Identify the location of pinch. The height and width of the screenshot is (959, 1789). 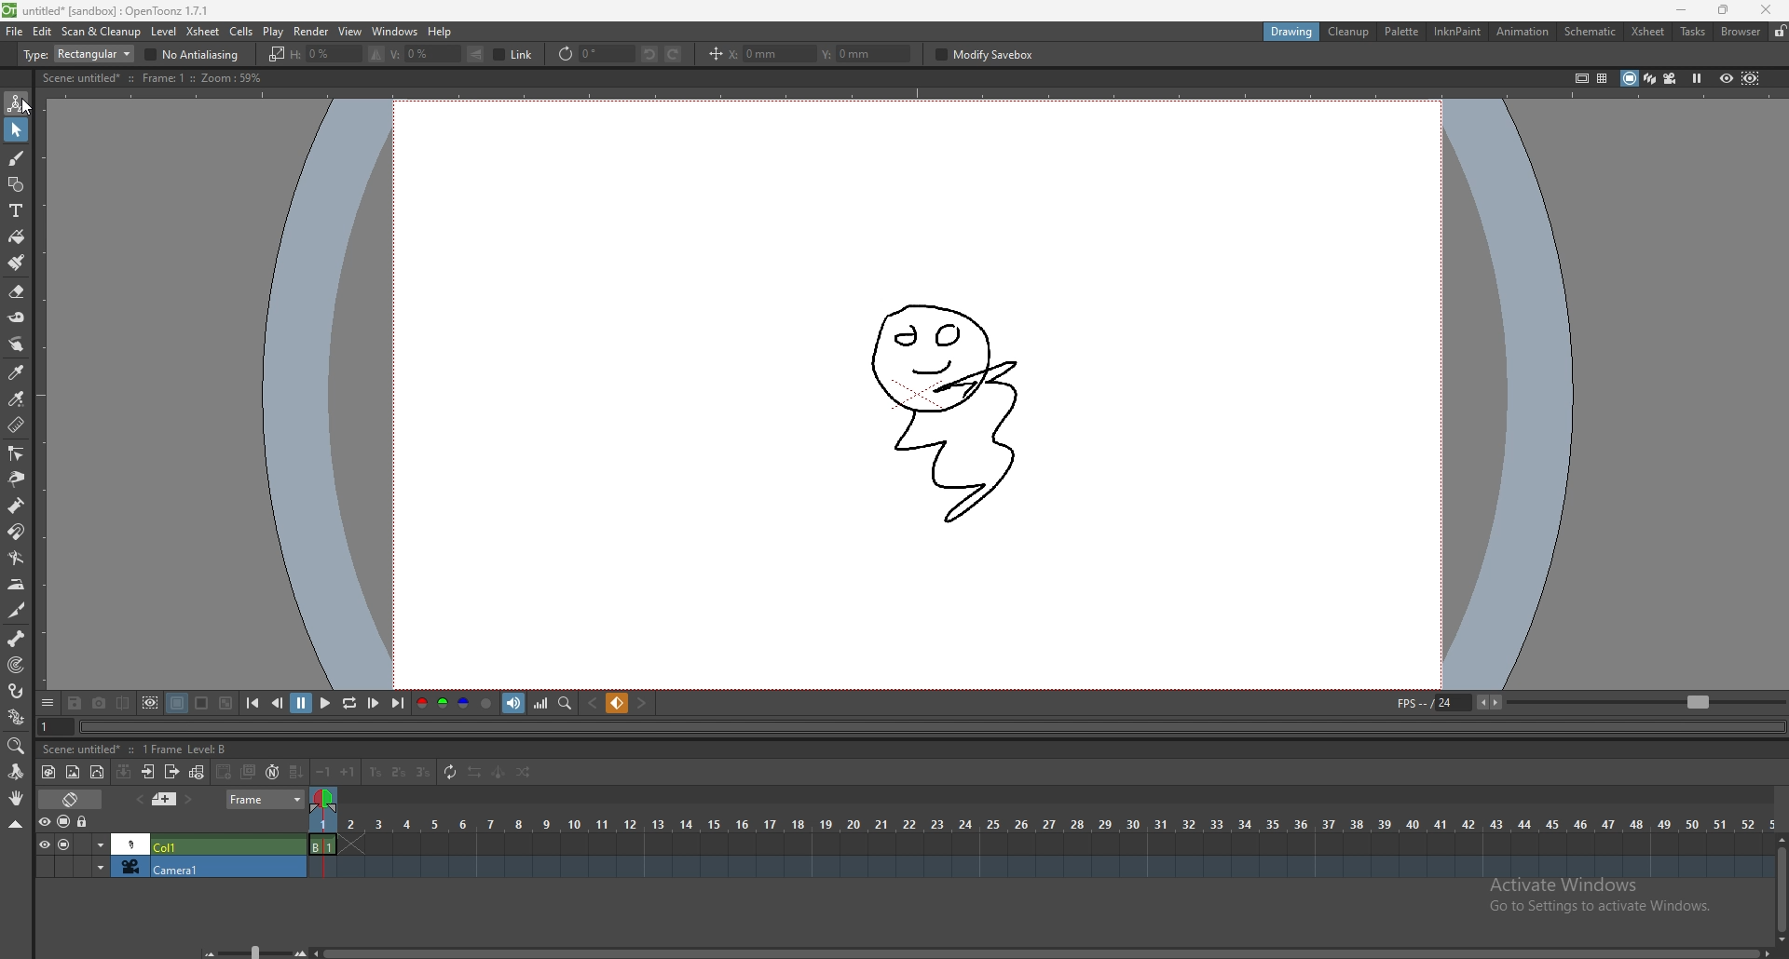
(15, 479).